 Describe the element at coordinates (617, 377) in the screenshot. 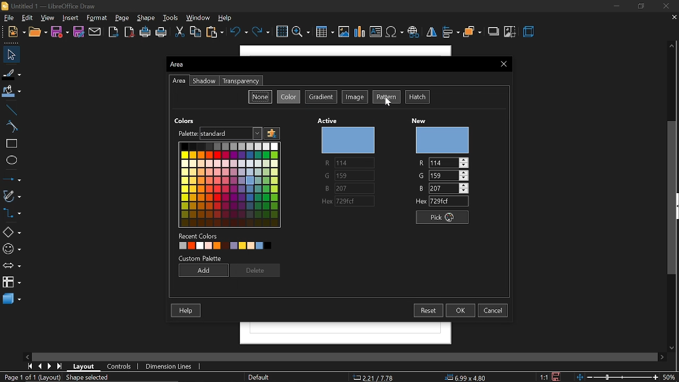

I see `change zoom` at that location.